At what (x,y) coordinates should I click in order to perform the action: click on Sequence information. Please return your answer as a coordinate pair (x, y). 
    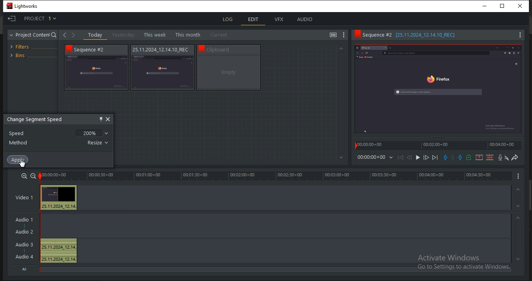
    Looking at the image, I should click on (234, 49).